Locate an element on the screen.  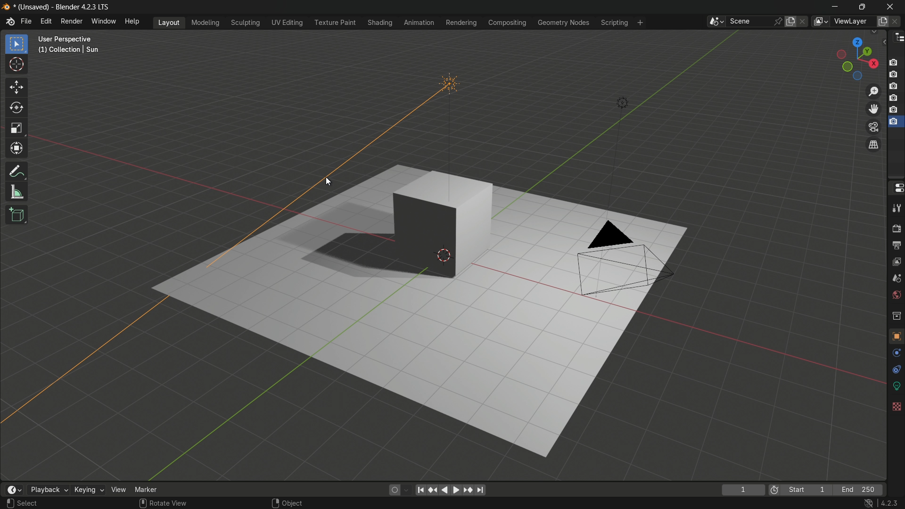
world is located at coordinates (897, 296).